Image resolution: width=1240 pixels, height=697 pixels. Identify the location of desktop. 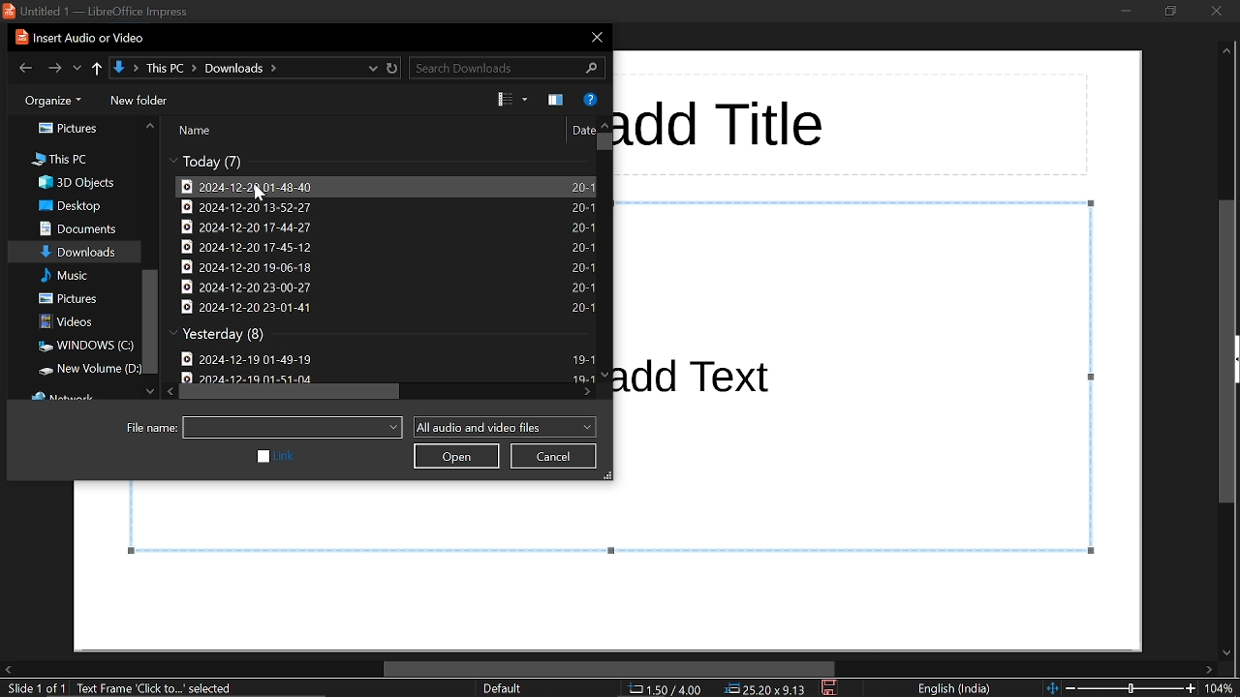
(73, 207).